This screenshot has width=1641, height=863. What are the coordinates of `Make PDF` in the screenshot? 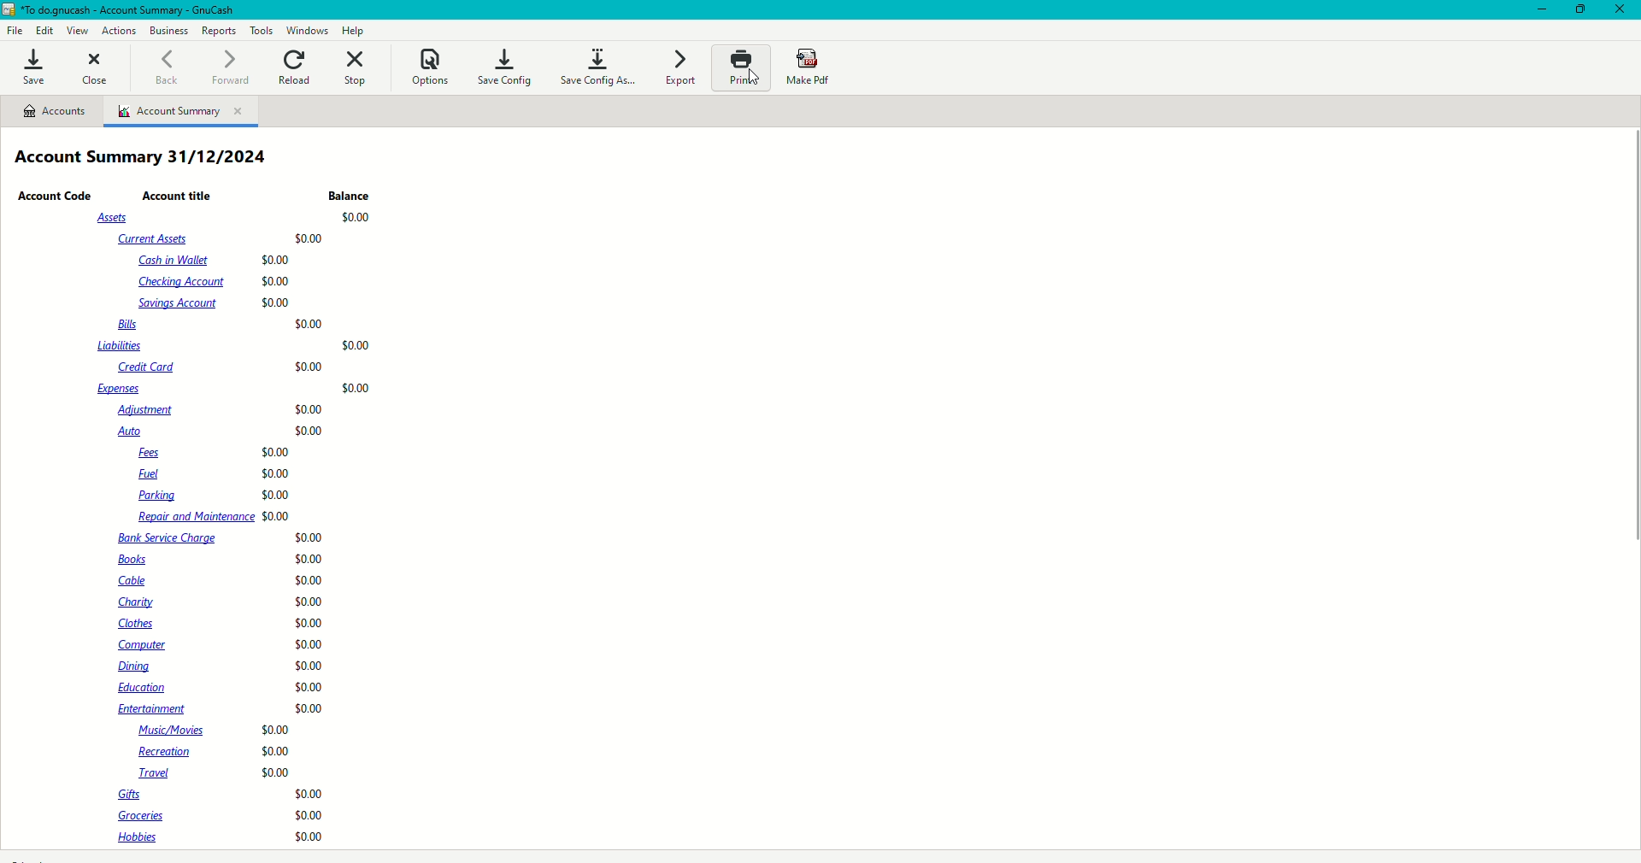 It's located at (813, 68).